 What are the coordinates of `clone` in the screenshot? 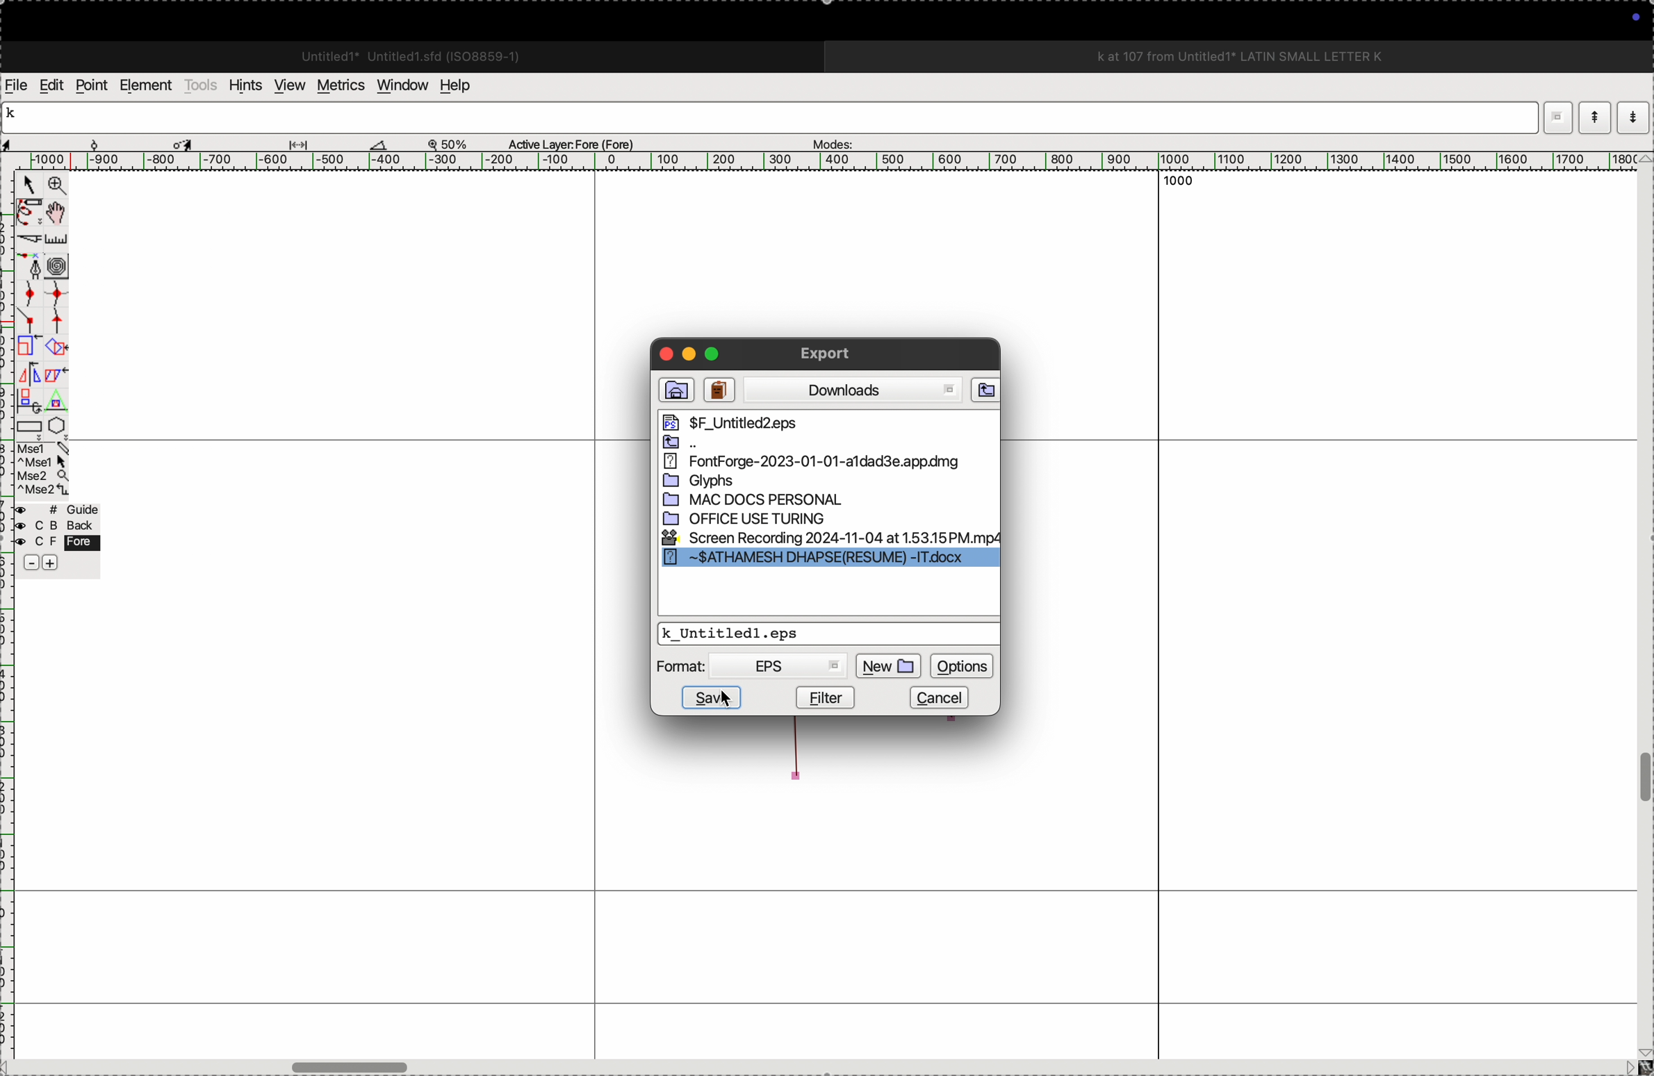 It's located at (27, 347).